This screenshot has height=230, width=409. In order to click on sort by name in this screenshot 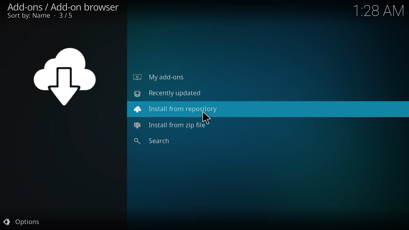, I will do `click(39, 16)`.